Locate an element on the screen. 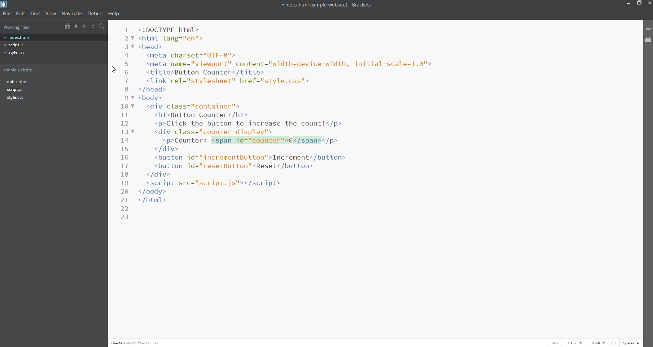  file type: html is located at coordinates (599, 343).